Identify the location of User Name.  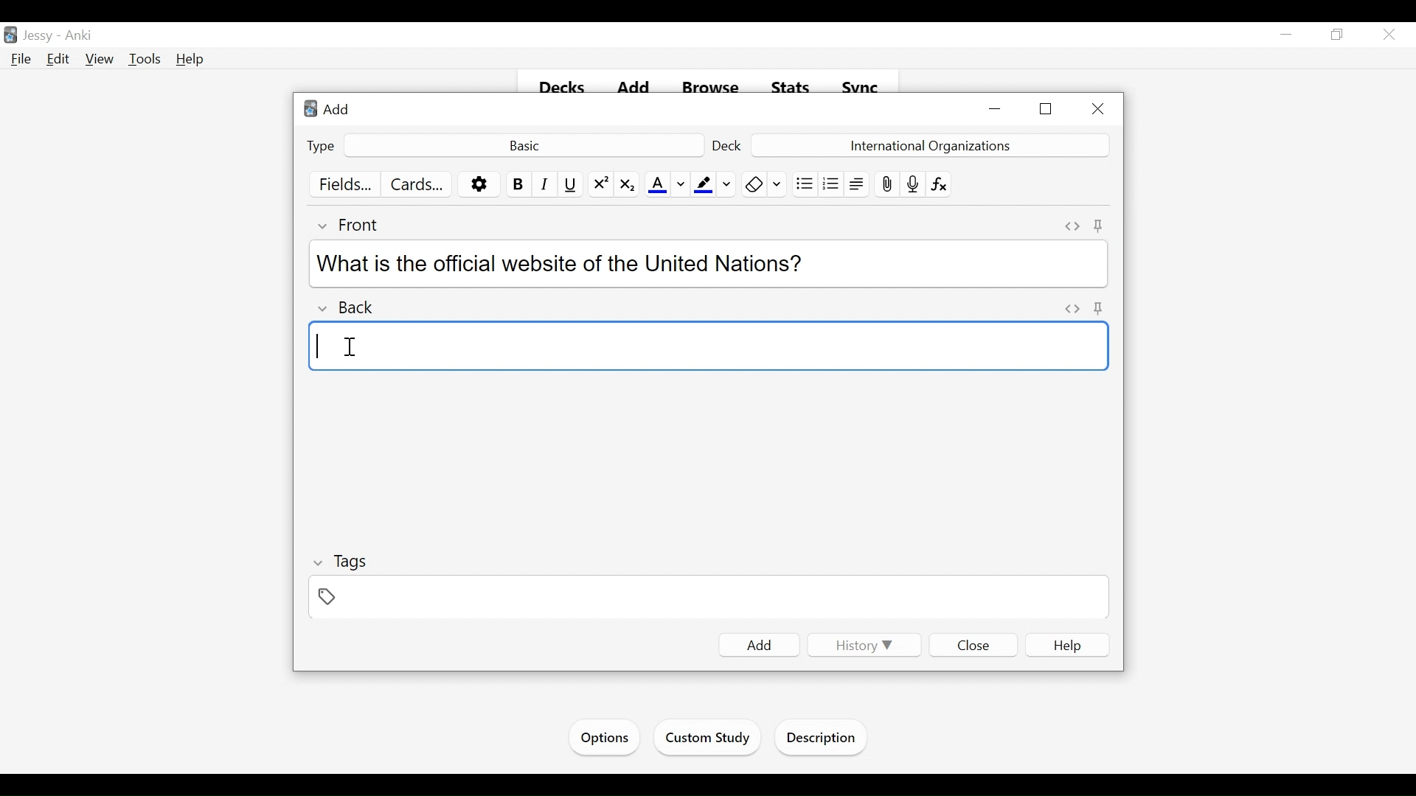
(38, 36).